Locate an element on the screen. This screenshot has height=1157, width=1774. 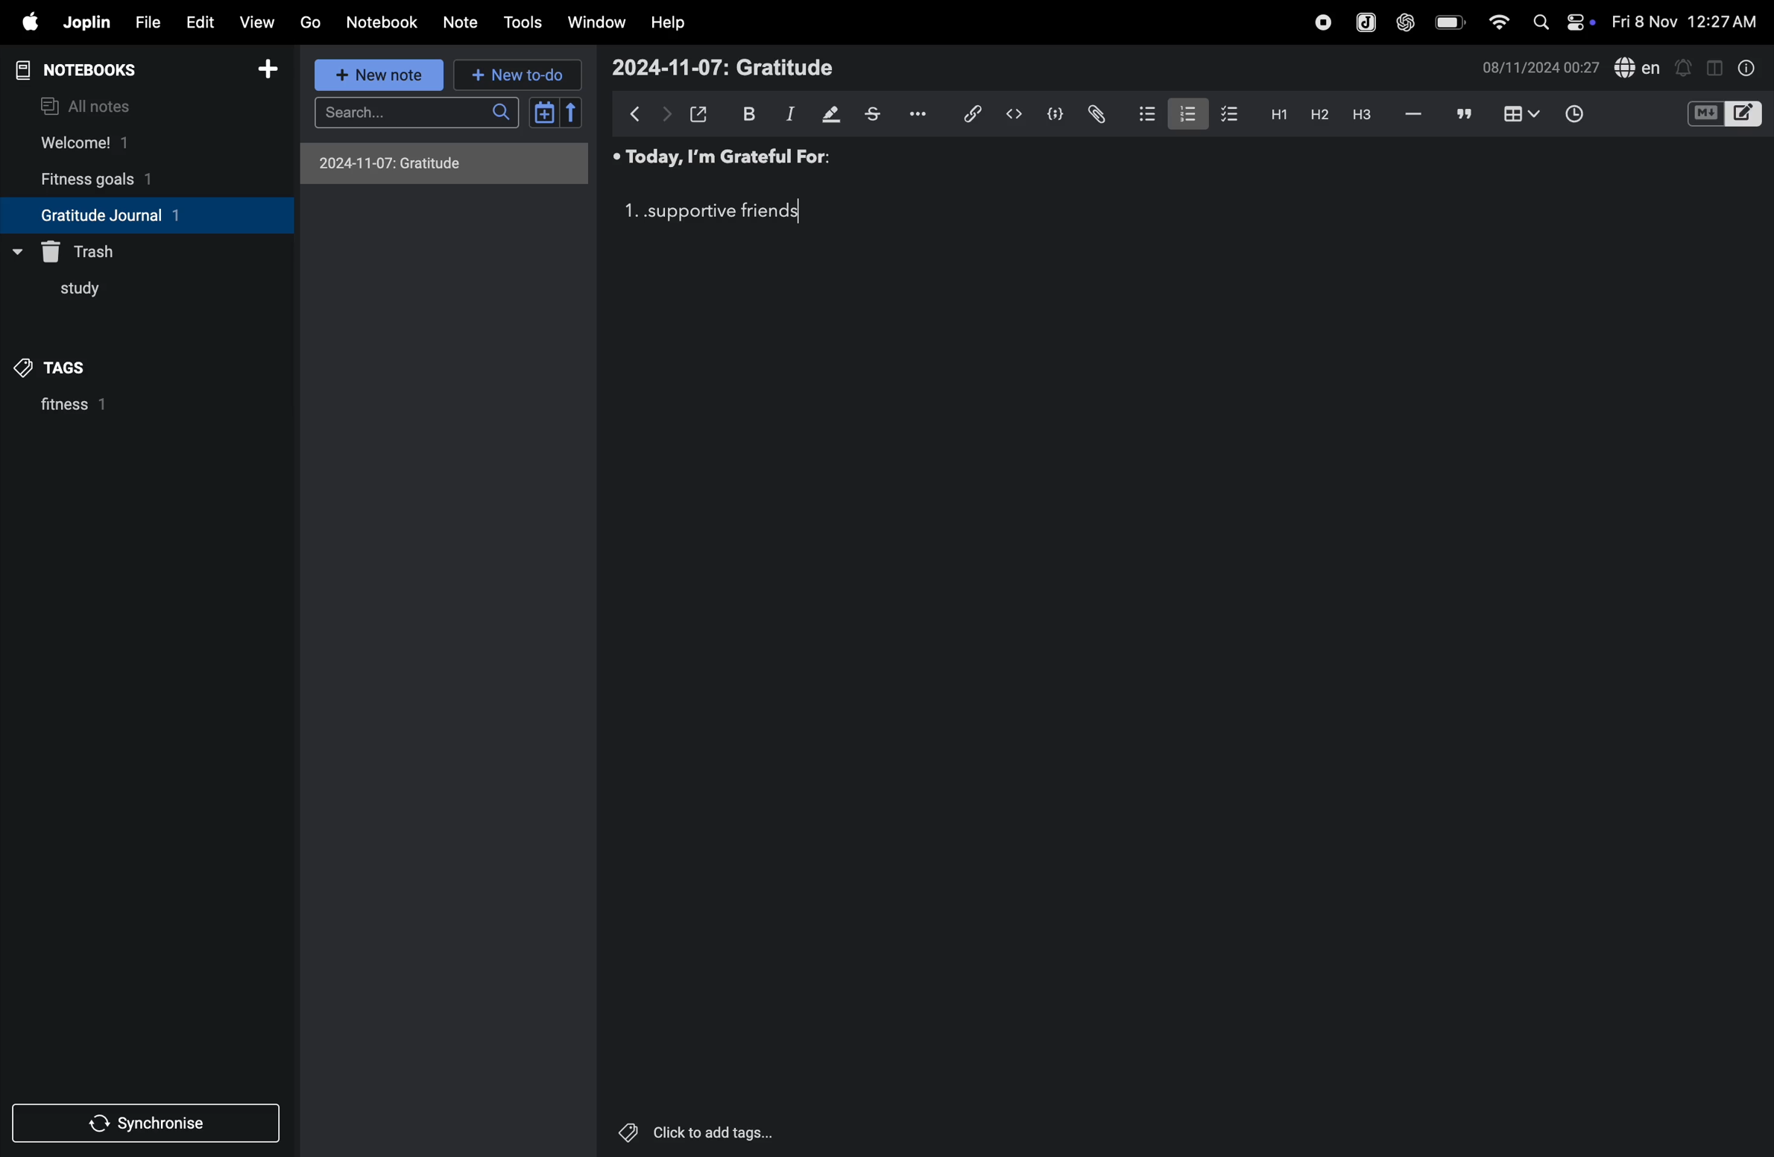
italic is located at coordinates (789, 116).